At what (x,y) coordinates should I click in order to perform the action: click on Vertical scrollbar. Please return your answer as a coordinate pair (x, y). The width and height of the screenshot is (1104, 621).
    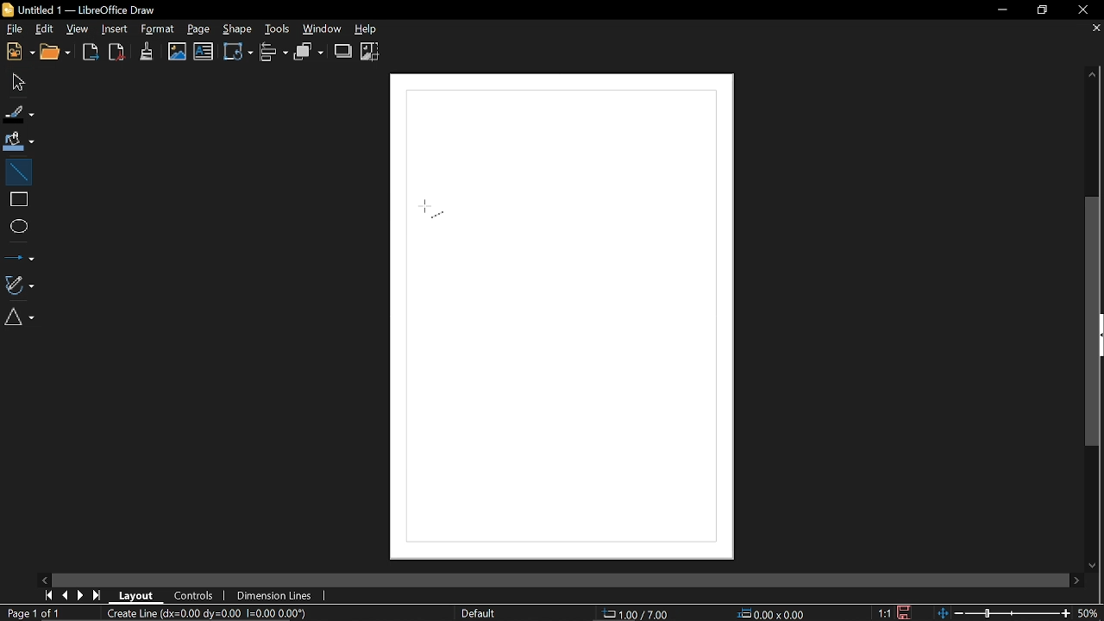
    Looking at the image, I should click on (1095, 321).